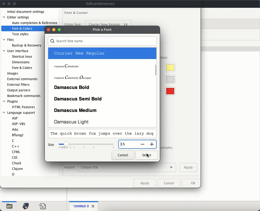  I want to click on cursor, so click(148, 156).